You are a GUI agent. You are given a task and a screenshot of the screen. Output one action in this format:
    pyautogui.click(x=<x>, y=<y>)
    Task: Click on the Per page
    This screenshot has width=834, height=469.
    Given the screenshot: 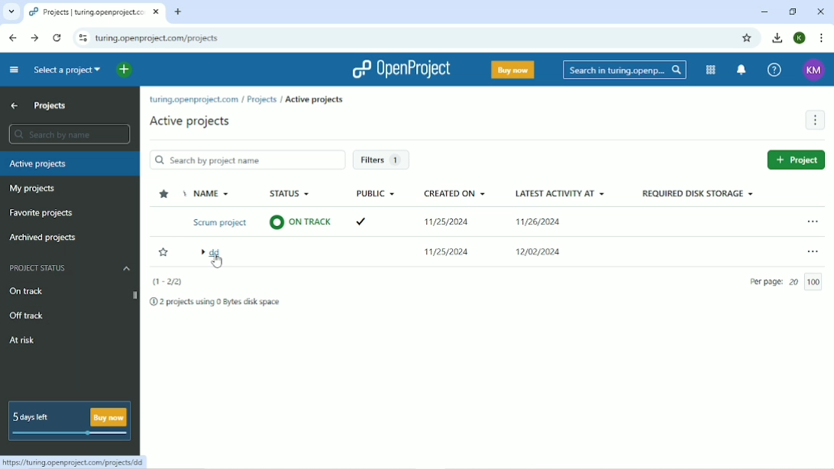 What is the action you would take?
    pyautogui.click(x=786, y=282)
    